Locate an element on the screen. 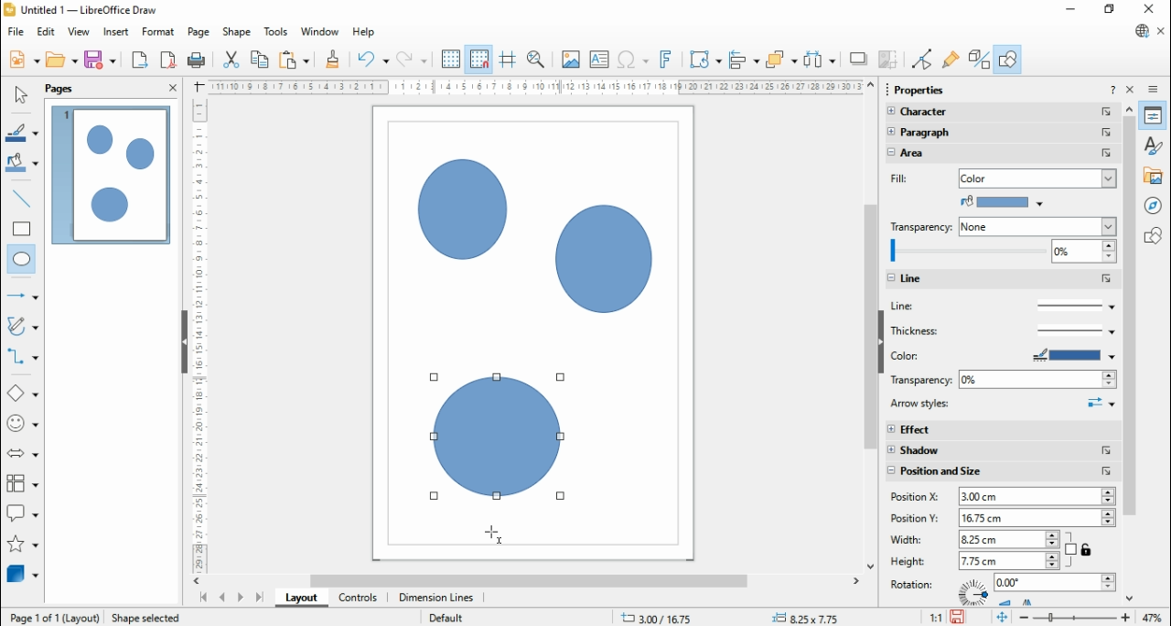  character is located at coordinates (999, 113).